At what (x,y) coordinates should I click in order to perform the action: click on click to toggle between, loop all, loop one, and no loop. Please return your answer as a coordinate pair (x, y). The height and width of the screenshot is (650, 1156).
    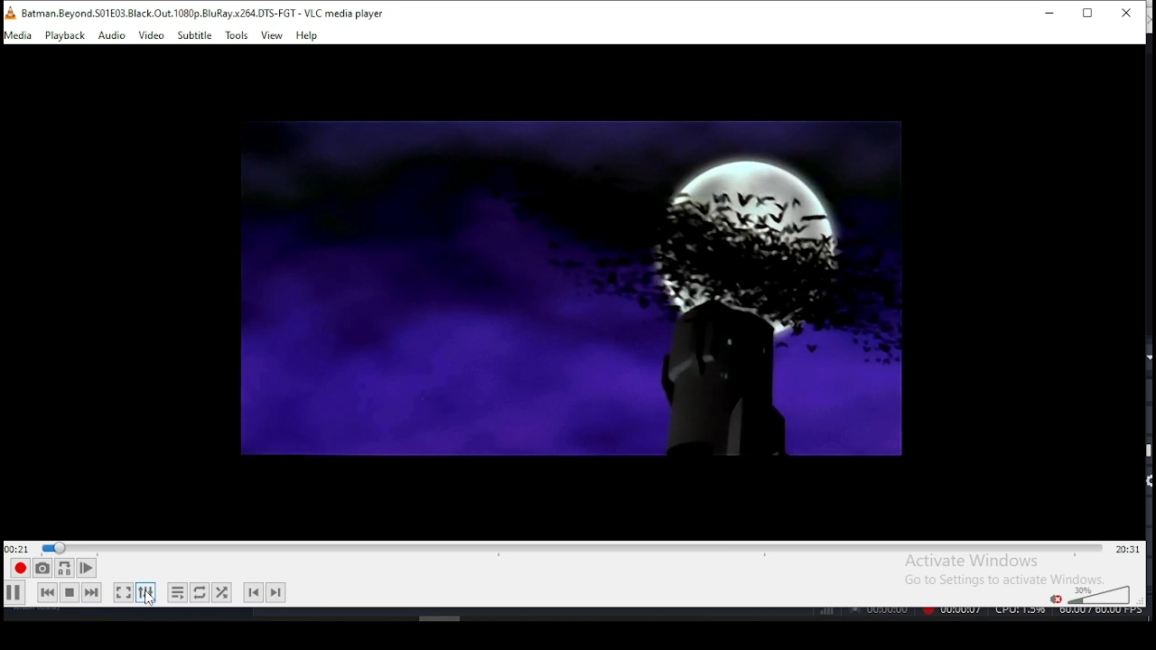
    Looking at the image, I should click on (198, 593).